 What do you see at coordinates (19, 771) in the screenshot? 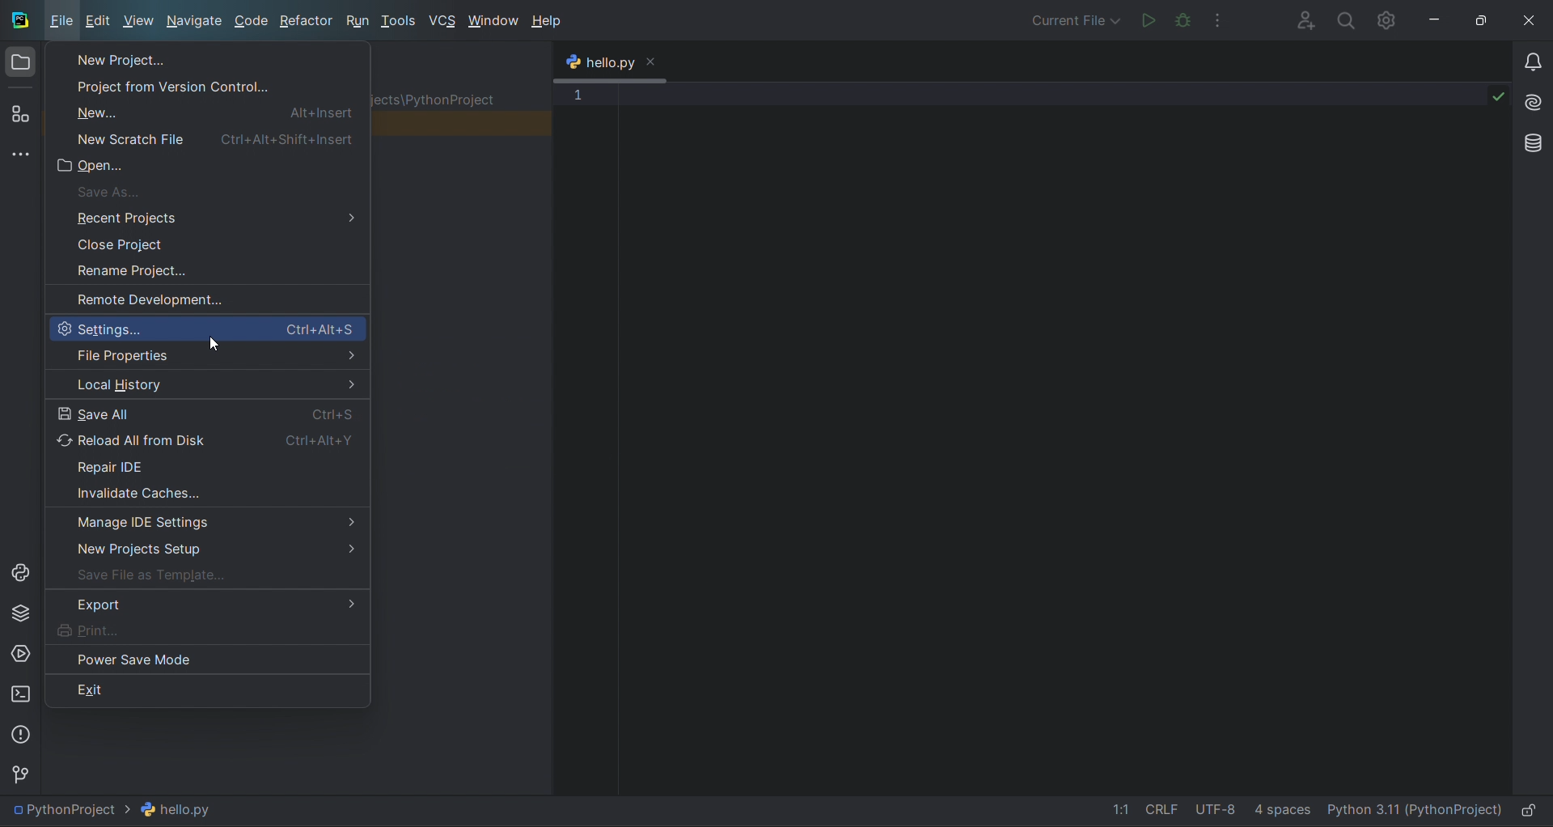
I see `version control` at bounding box center [19, 771].